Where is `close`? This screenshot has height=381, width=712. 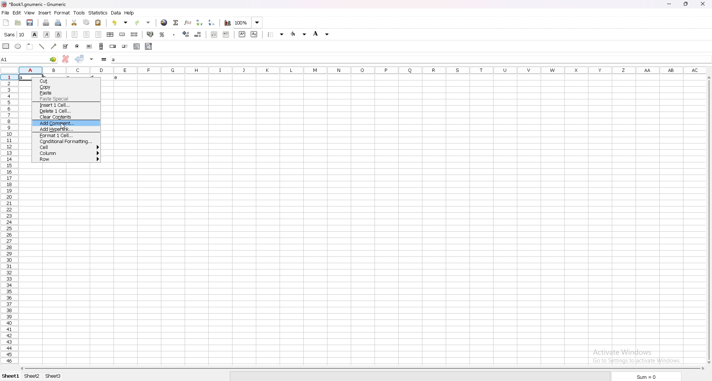
close is located at coordinates (705, 4).